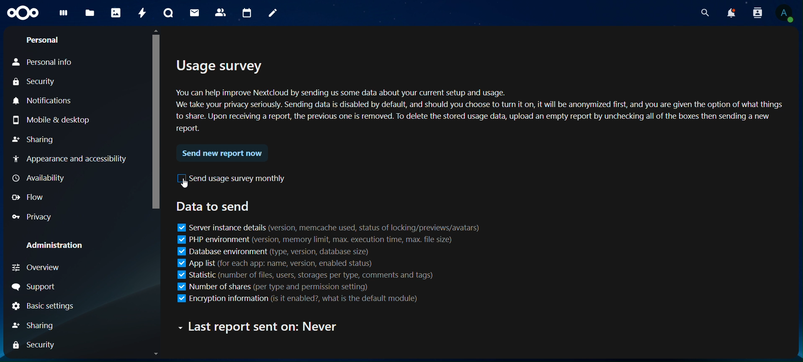 The height and width of the screenshot is (362, 803). I want to click on usage survey, so click(483, 100).